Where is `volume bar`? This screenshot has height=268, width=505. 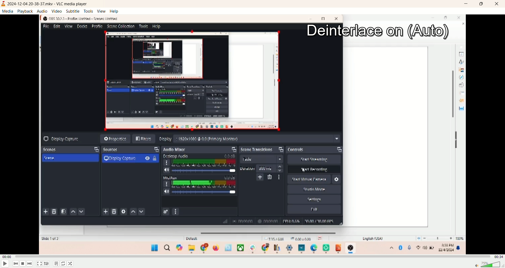
volume bar is located at coordinates (488, 264).